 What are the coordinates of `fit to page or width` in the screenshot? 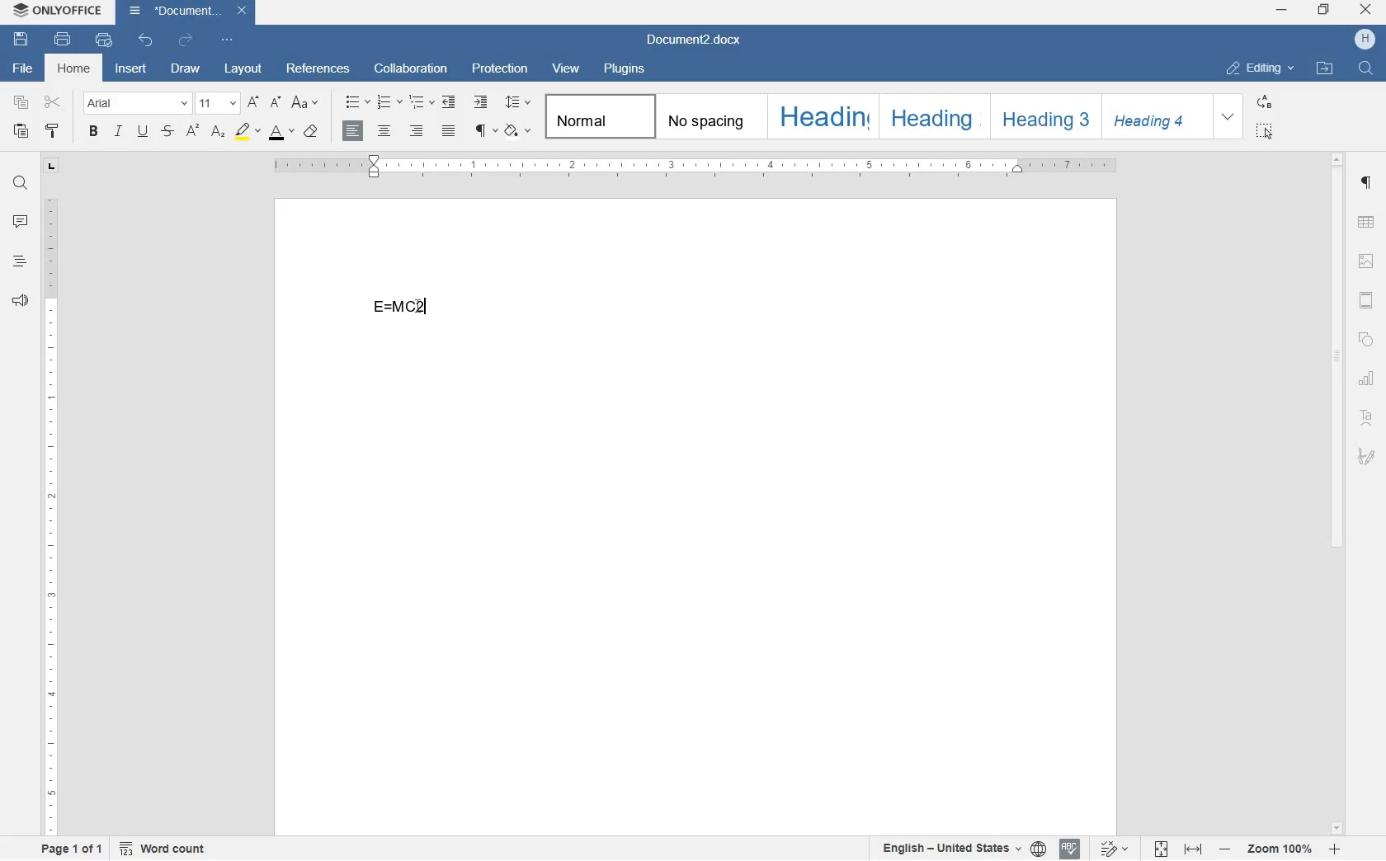 It's located at (1176, 849).